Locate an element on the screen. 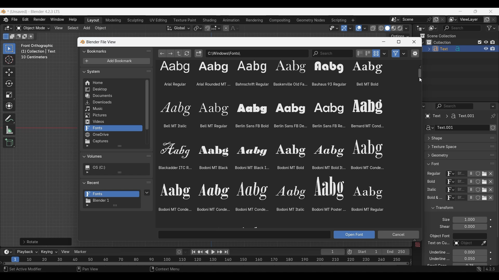 Image resolution: width=499 pixels, height=280 pixels. Cursor unselecting vertical slide bar is located at coordinates (421, 80).